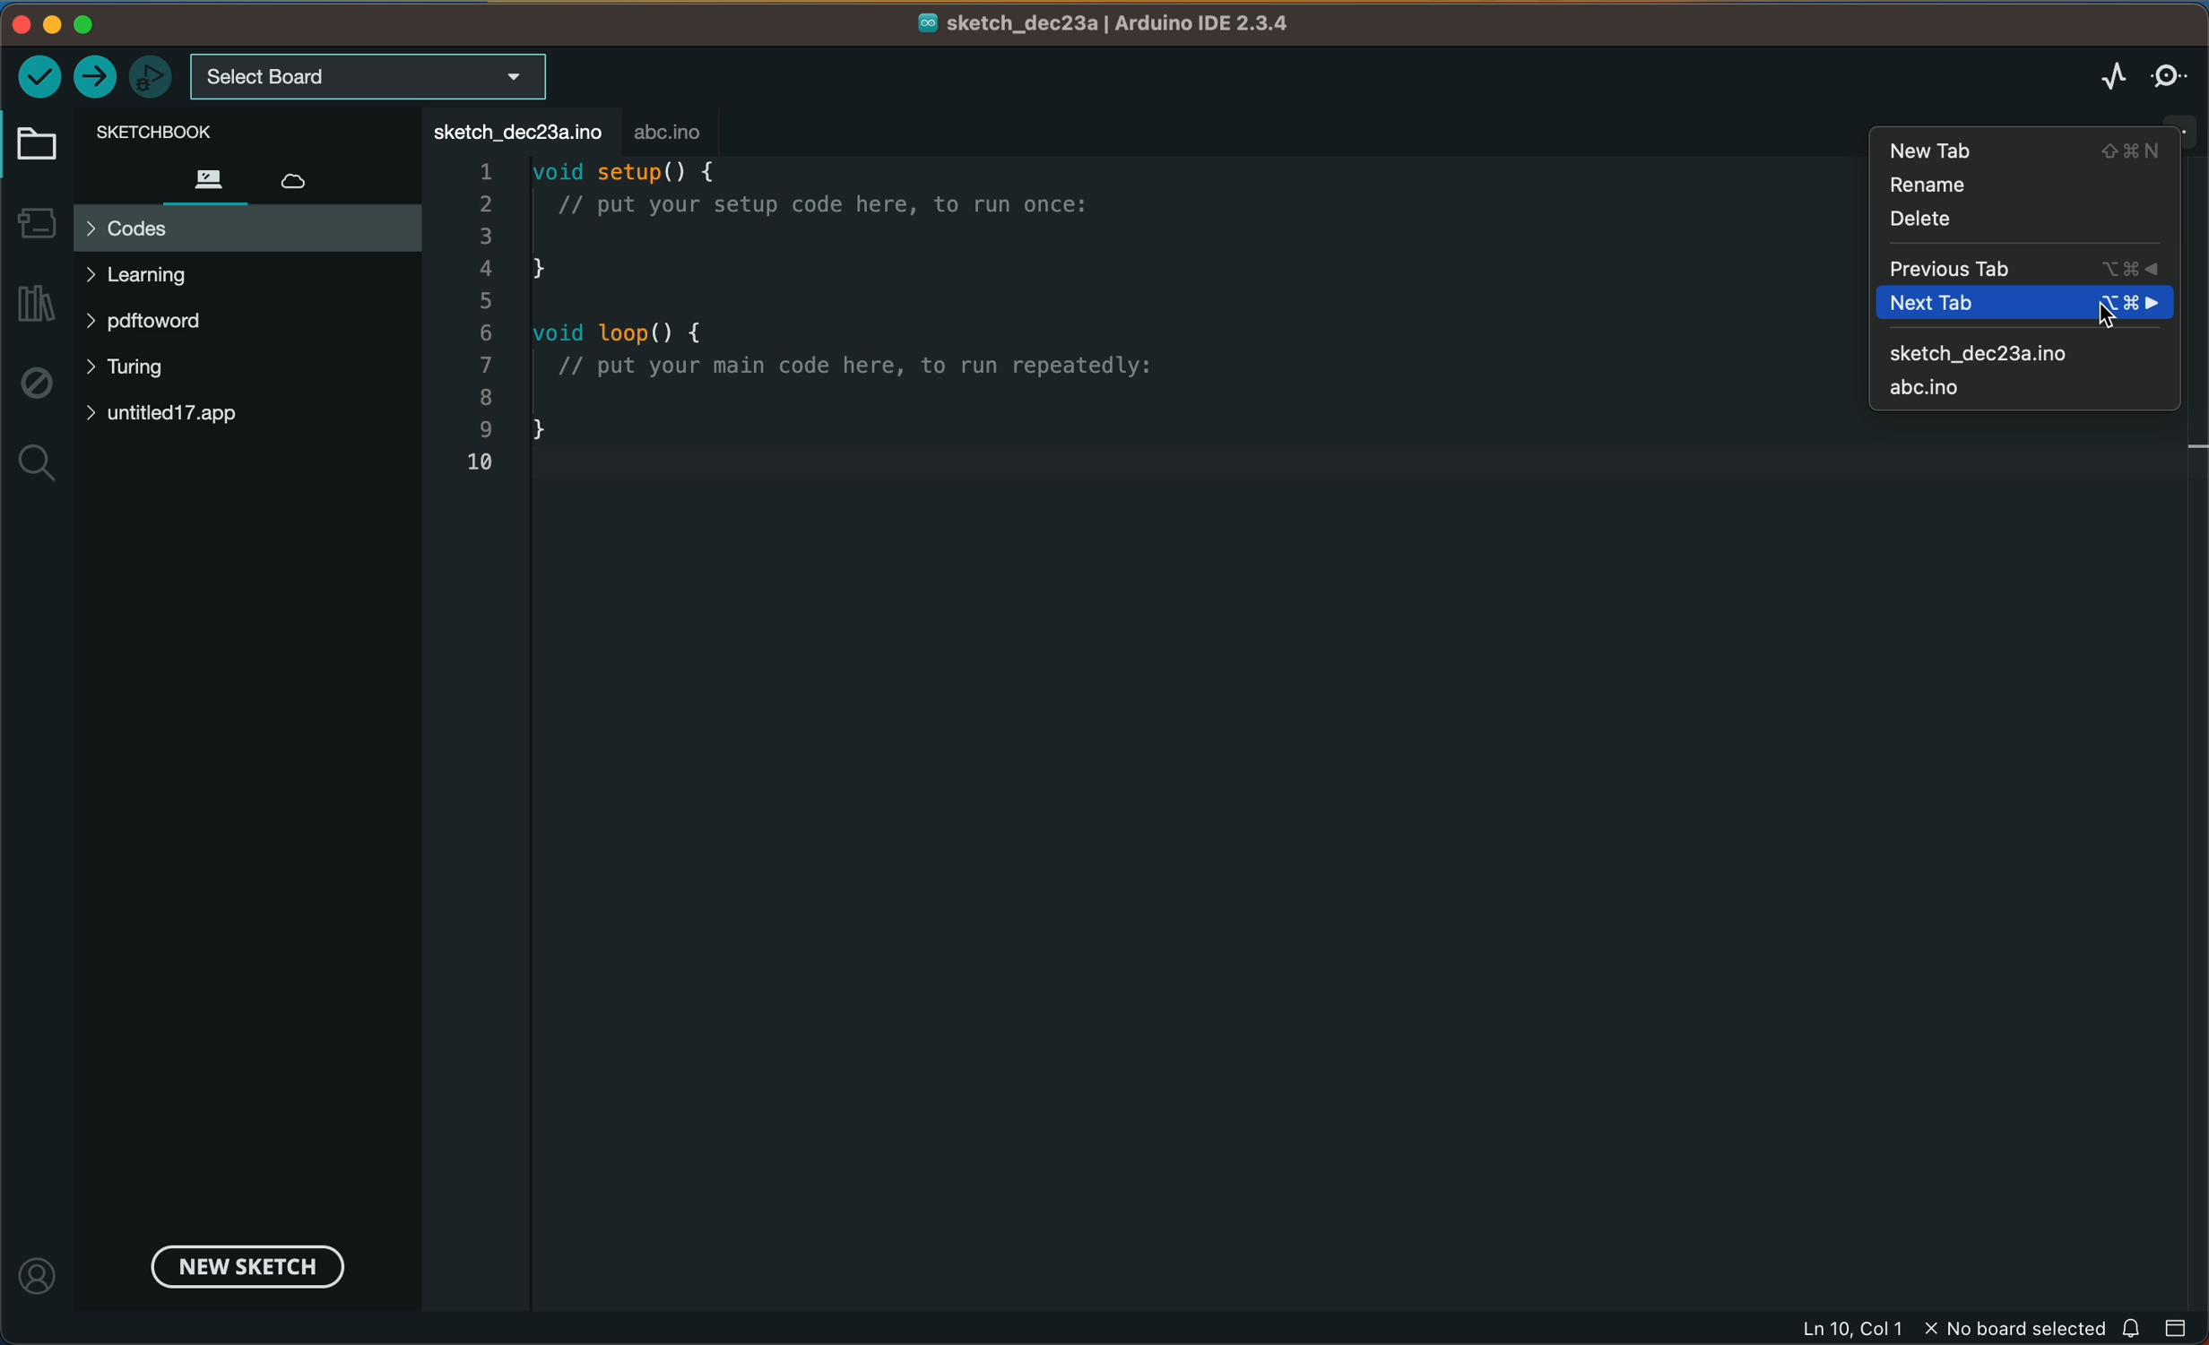 This screenshot has height=1345, width=2209. I want to click on sketch book, so click(165, 133).